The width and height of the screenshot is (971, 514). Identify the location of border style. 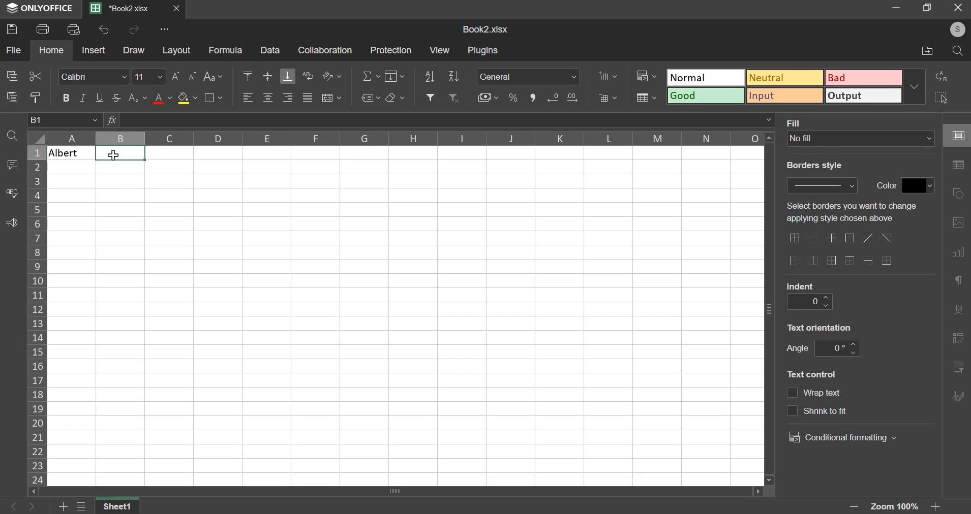
(813, 165).